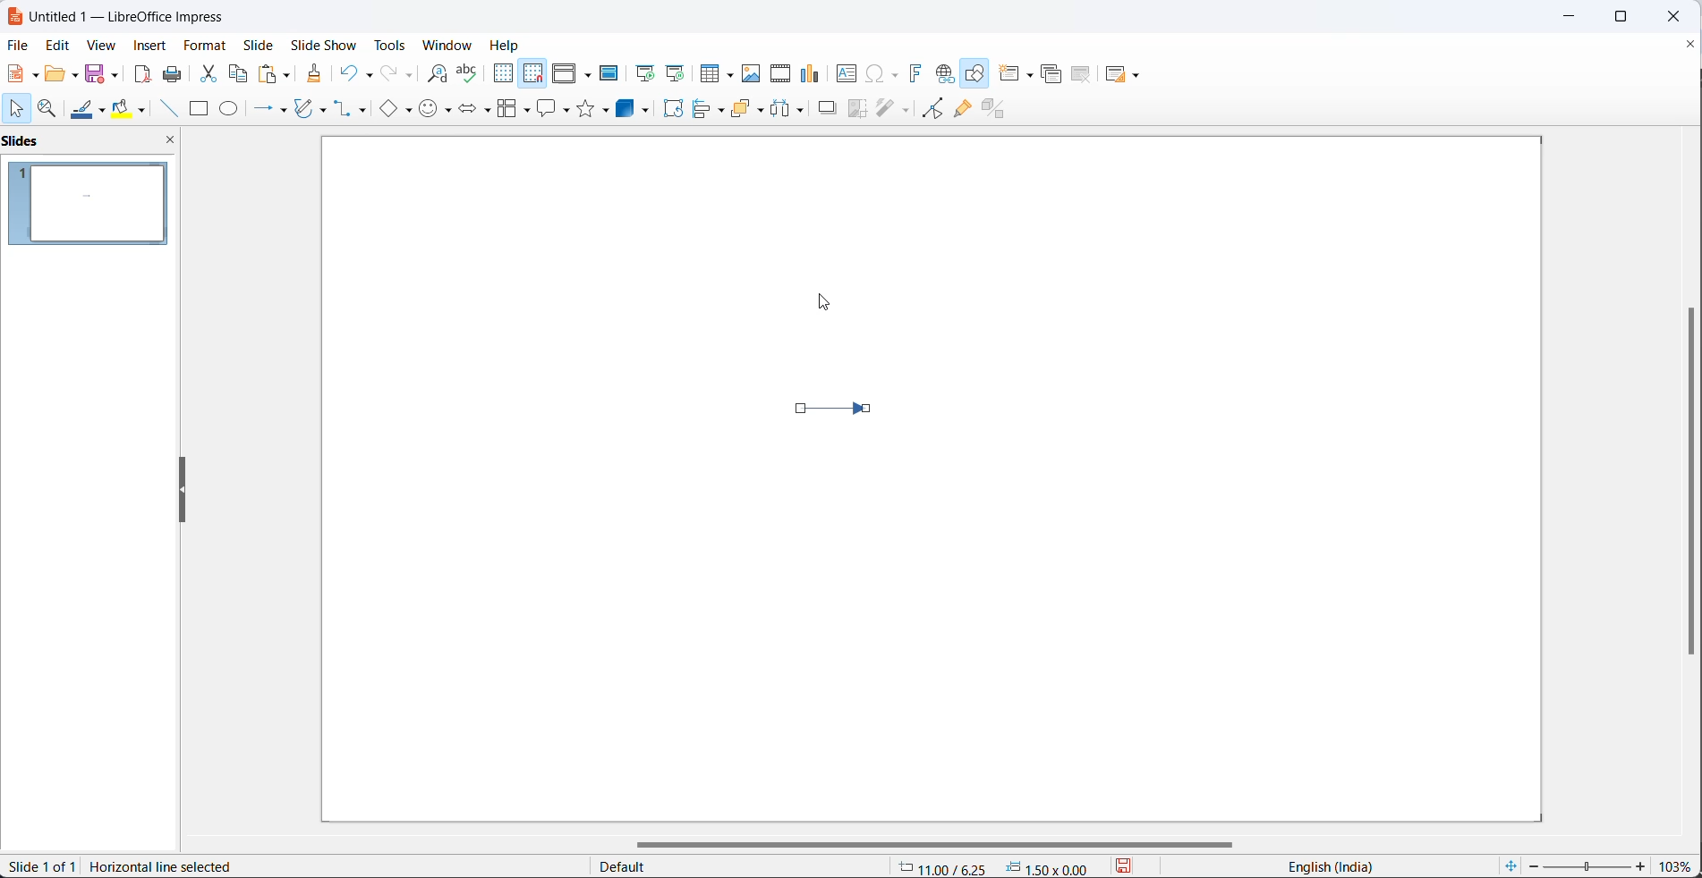 This screenshot has width=1702, height=878. I want to click on symbol shapes, so click(436, 112).